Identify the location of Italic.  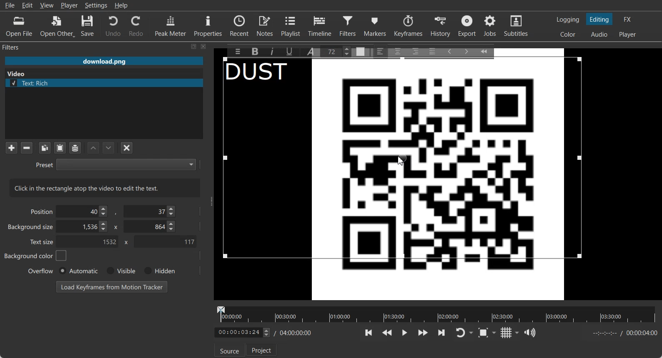
(273, 50).